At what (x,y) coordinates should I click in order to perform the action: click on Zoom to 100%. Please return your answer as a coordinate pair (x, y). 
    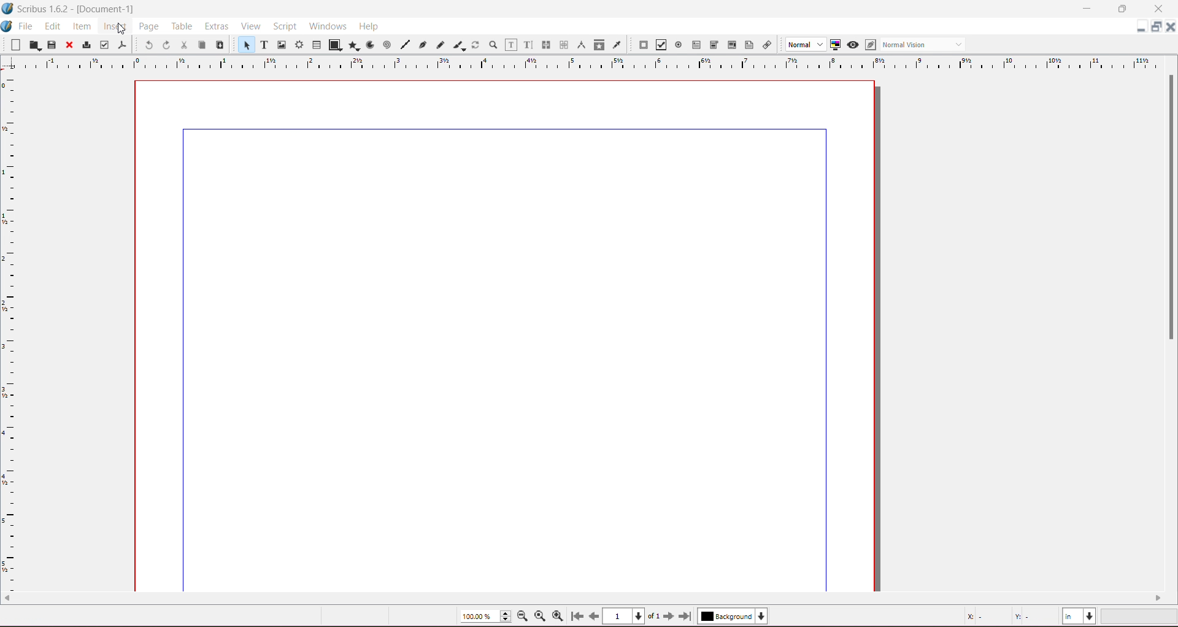
    Looking at the image, I should click on (539, 617).